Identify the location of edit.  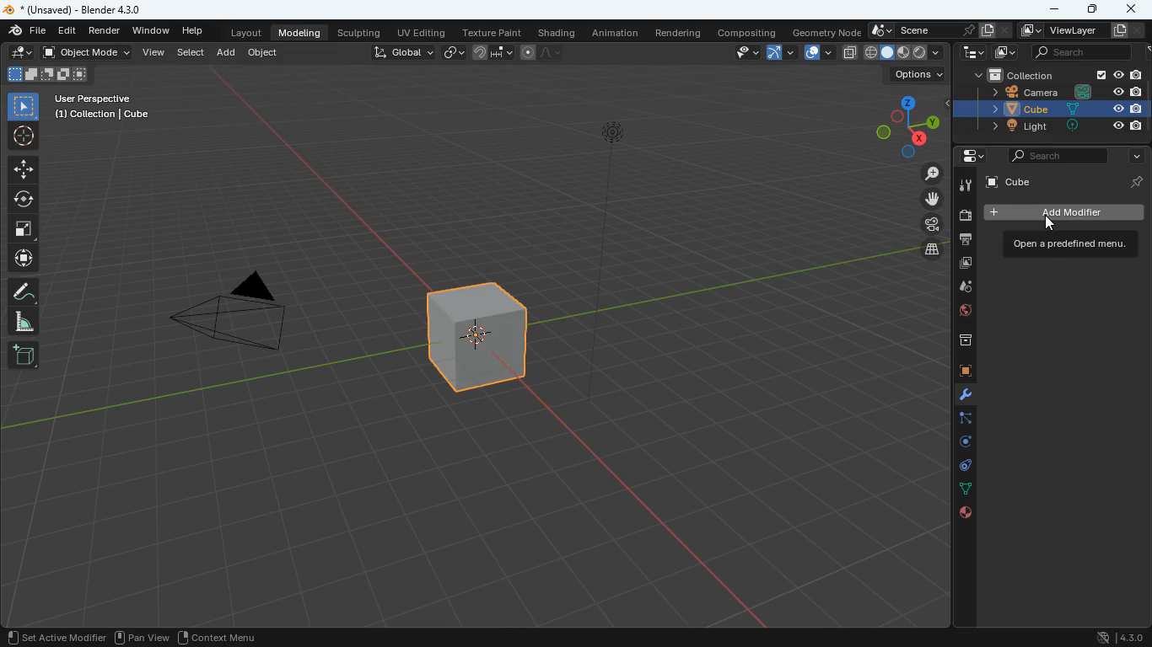
(67, 30).